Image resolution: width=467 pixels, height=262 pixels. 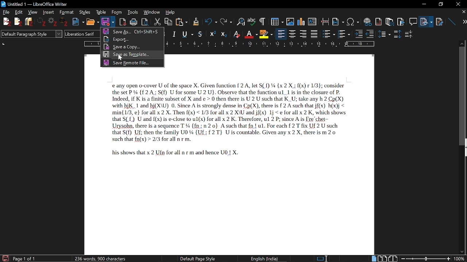 I want to click on Toggle print preview, so click(x=147, y=21).